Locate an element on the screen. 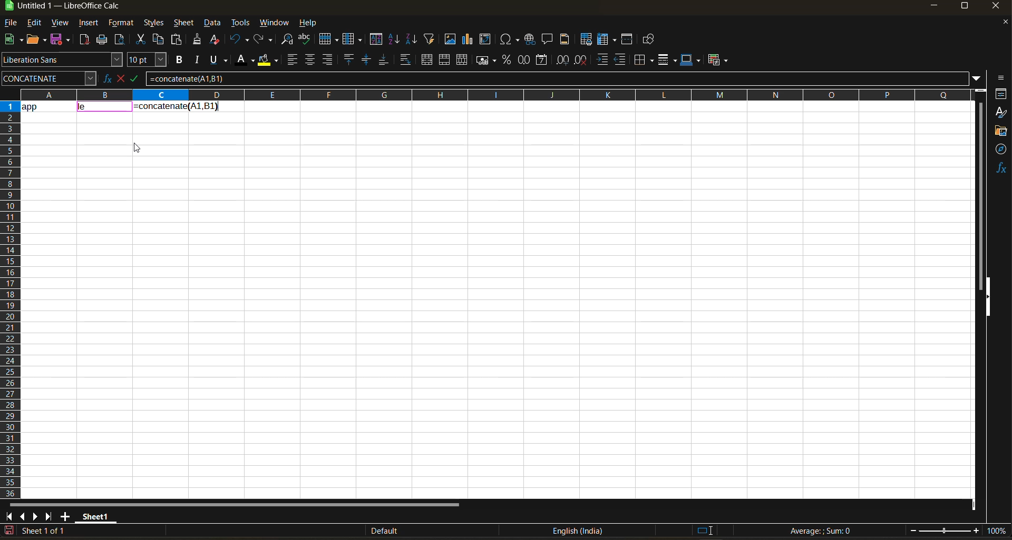  close is located at coordinates (999, 8).